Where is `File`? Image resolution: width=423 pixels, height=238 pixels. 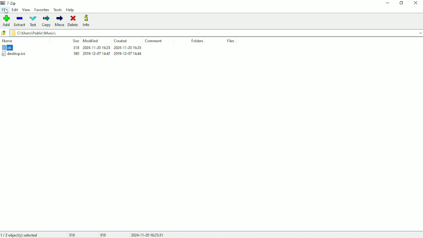
File is located at coordinates (5, 11).